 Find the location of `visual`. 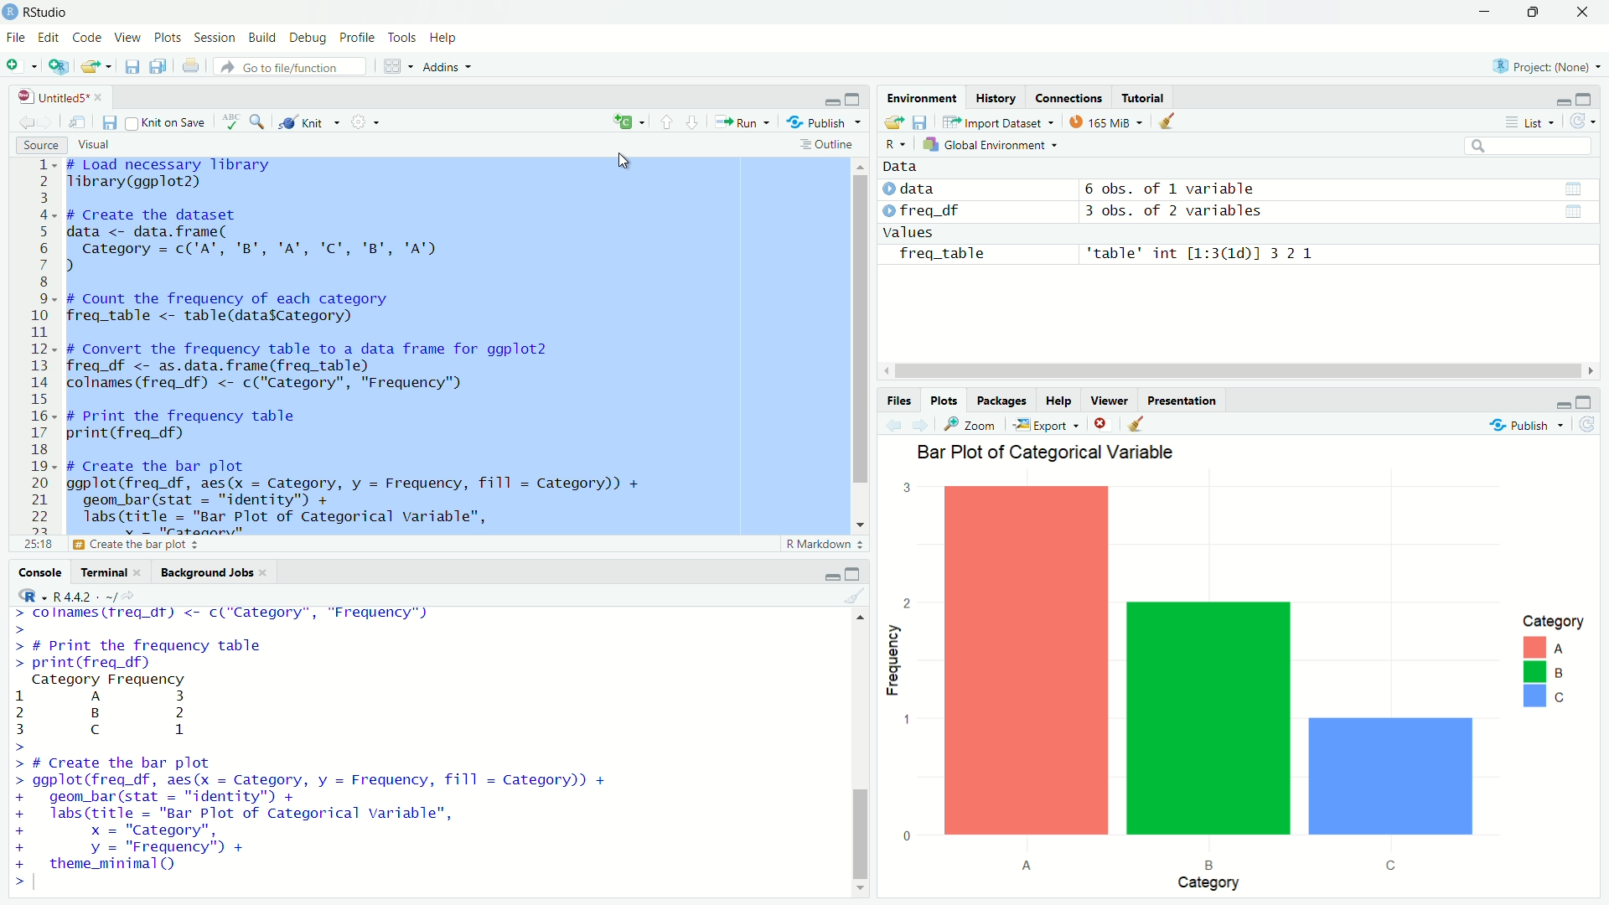

visual is located at coordinates (93, 145).